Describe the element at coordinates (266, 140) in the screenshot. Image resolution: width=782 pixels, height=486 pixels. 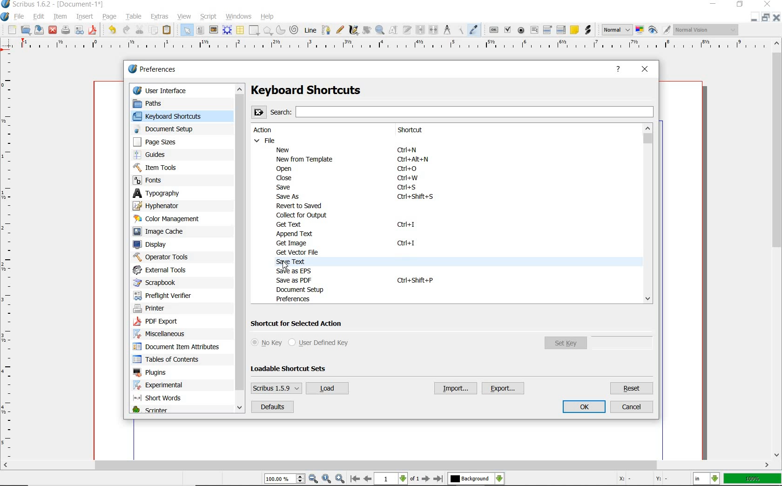
I see `file` at that location.